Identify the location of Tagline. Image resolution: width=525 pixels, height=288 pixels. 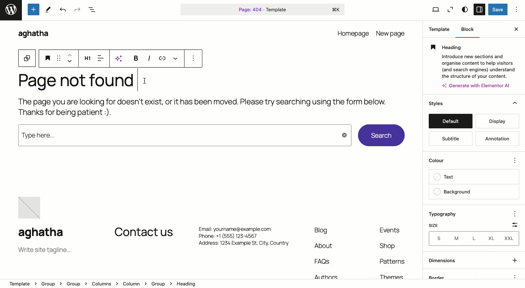
(44, 251).